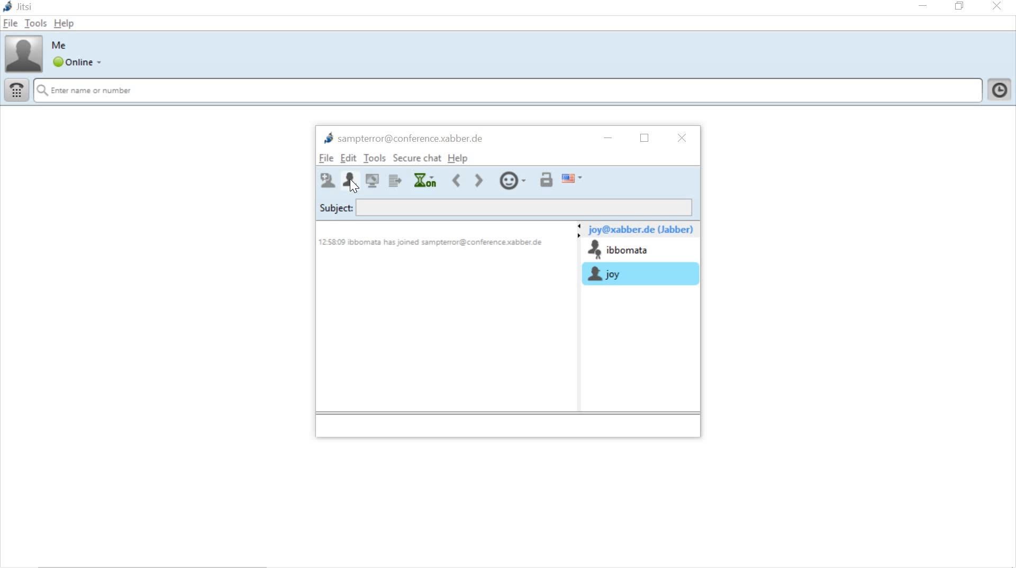 The height and width of the screenshot is (568, 1016). Describe the element at coordinates (349, 158) in the screenshot. I see `edit` at that location.